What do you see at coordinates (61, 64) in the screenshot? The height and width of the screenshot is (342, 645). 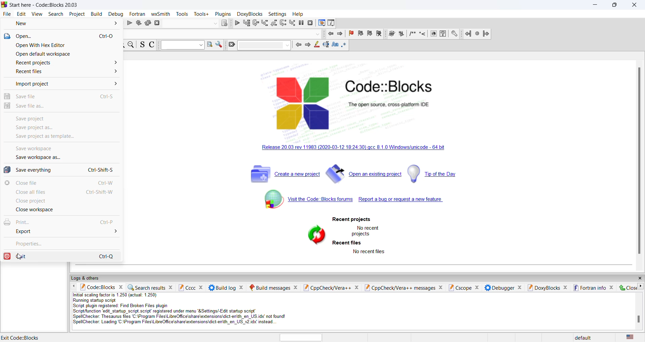 I see `recent projects` at bounding box center [61, 64].